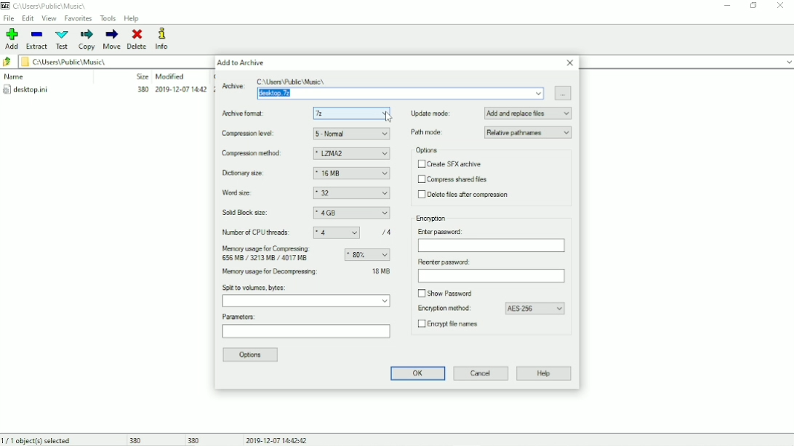  I want to click on Compression method, so click(306, 154).